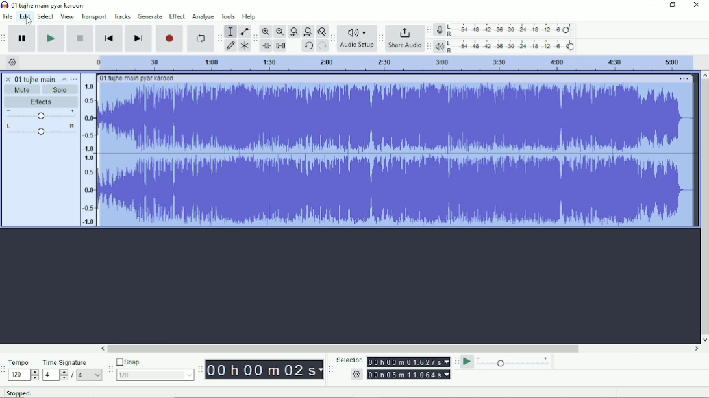  I want to click on Undo, so click(308, 46).